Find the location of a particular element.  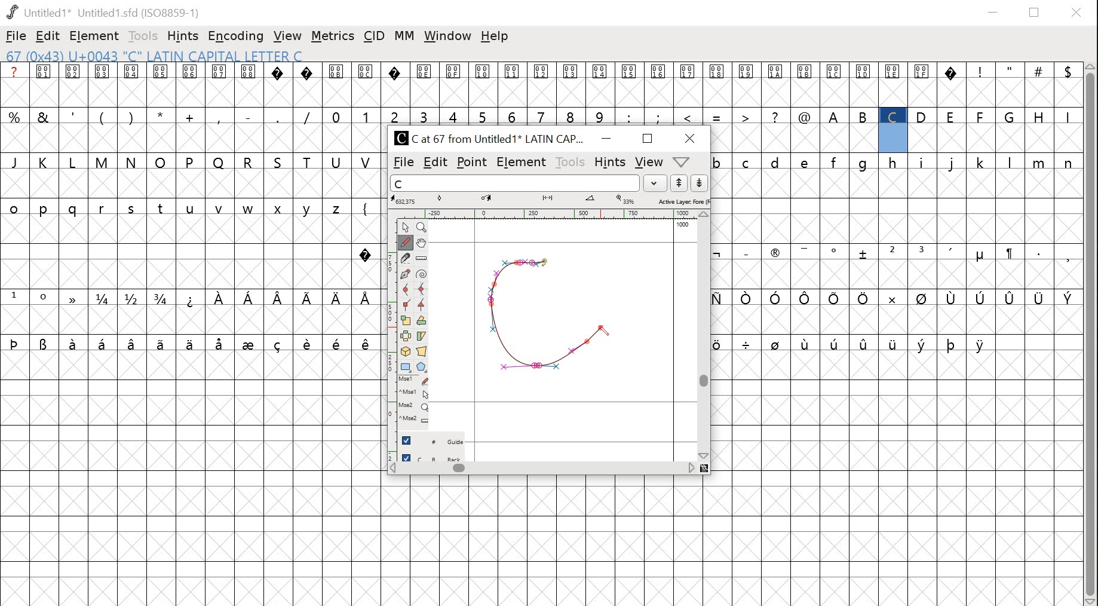

pan is located at coordinates (422, 243).